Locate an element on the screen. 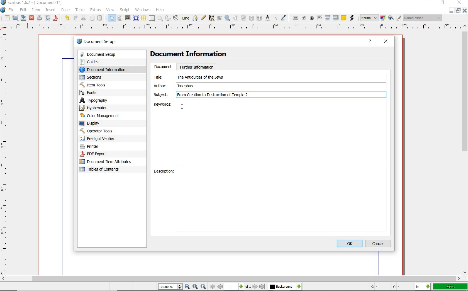 Image resolution: width=468 pixels, height=291 pixels. keywords is located at coordinates (158, 105).